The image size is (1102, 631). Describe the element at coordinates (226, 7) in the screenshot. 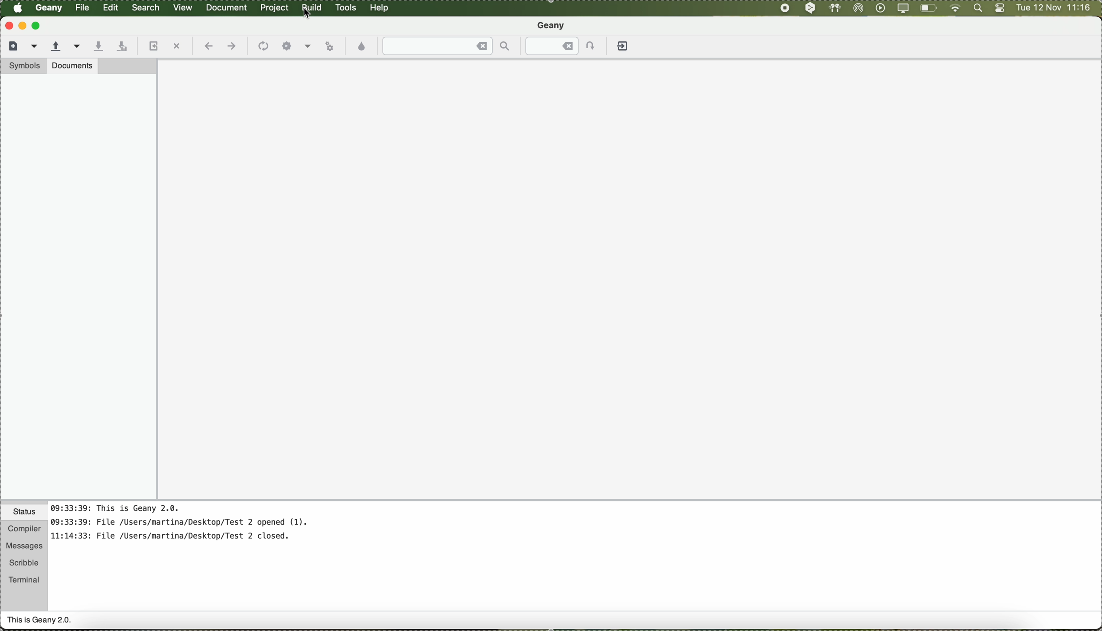

I see `document` at that location.